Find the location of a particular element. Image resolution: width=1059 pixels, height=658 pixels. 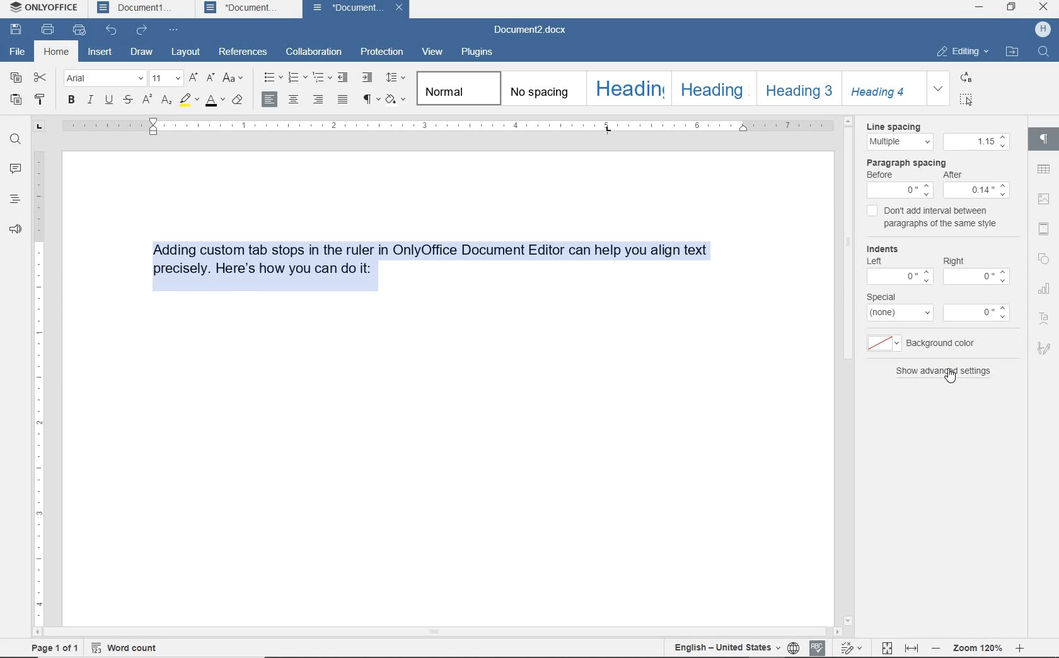

insert is located at coordinates (100, 53).